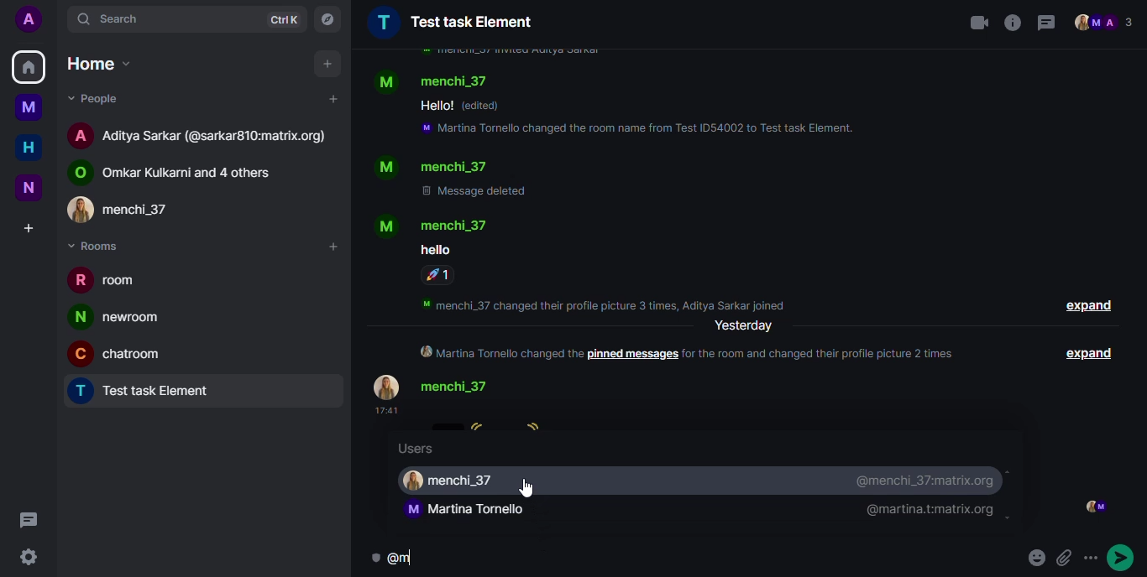  I want to click on explore rooms, so click(327, 18).